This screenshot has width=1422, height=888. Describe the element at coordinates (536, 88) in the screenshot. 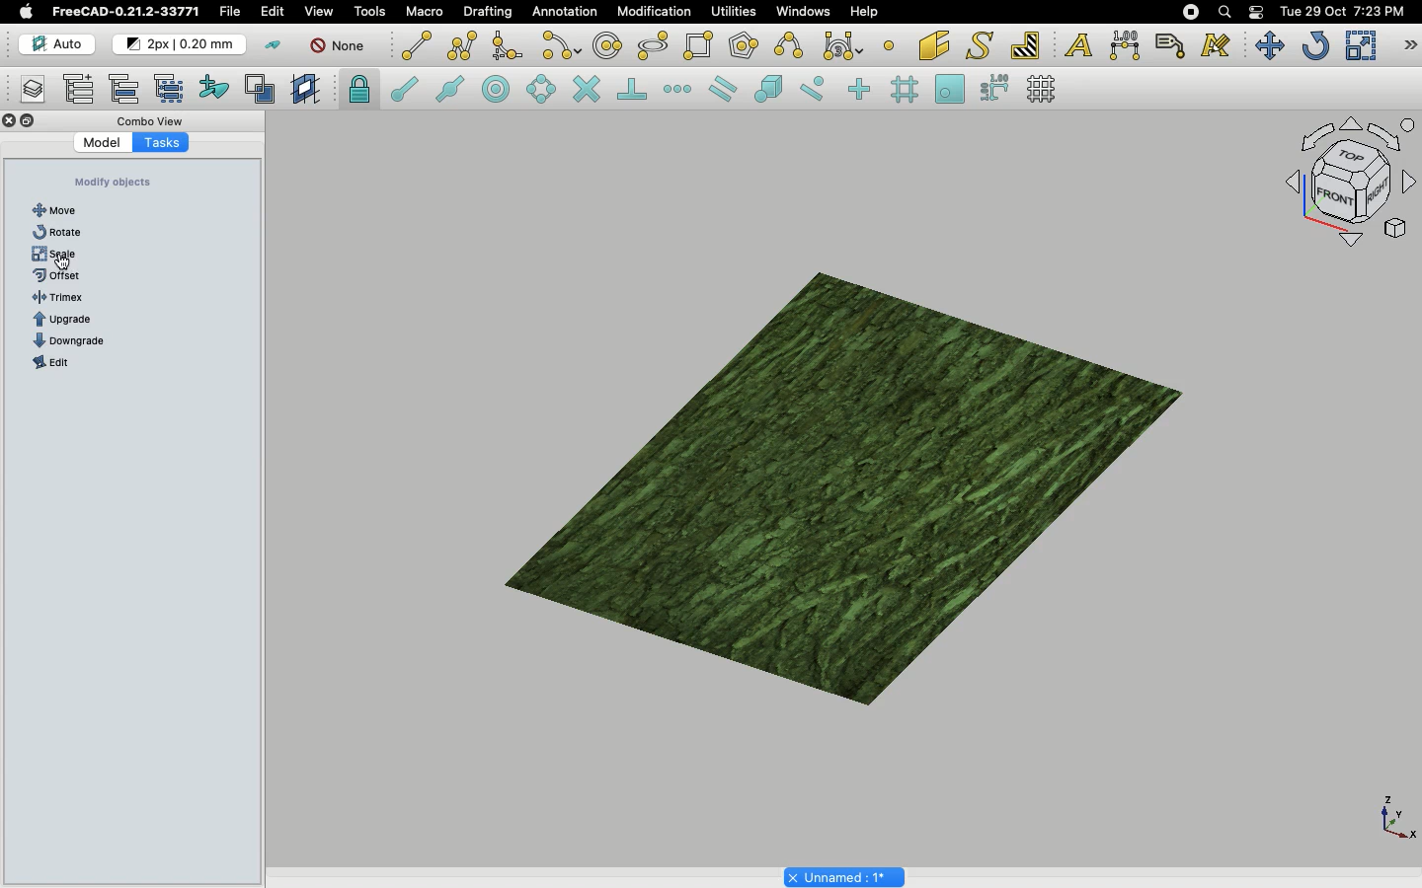

I see `Snap angle` at that location.